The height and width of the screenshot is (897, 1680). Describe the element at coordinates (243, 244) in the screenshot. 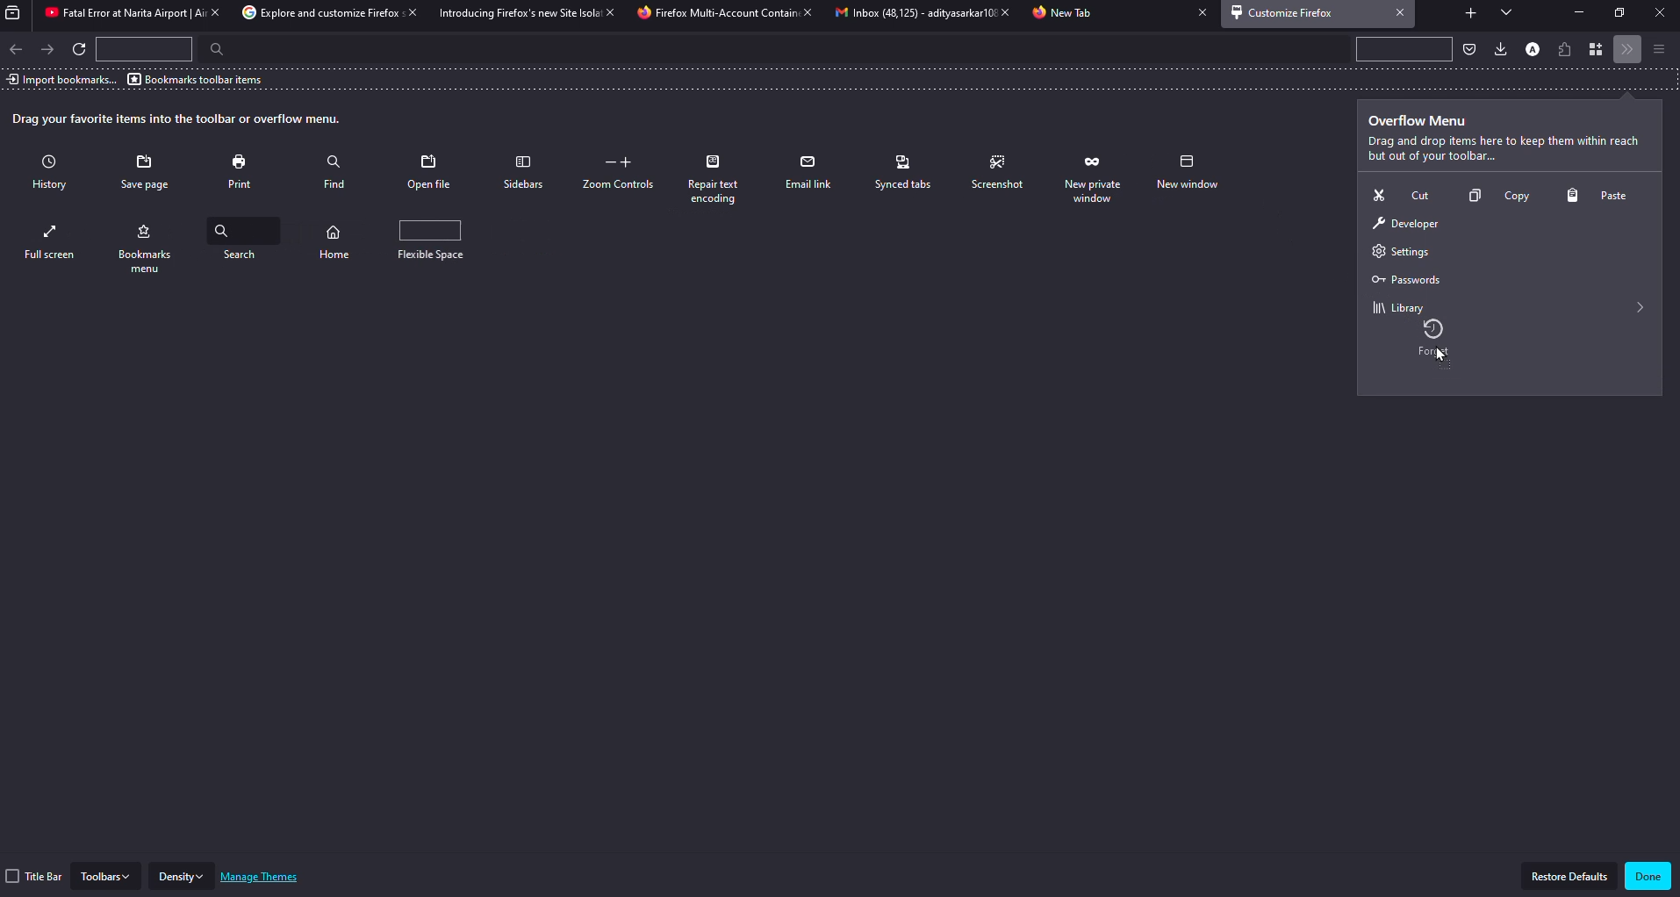

I see `bookmarks menu` at that location.